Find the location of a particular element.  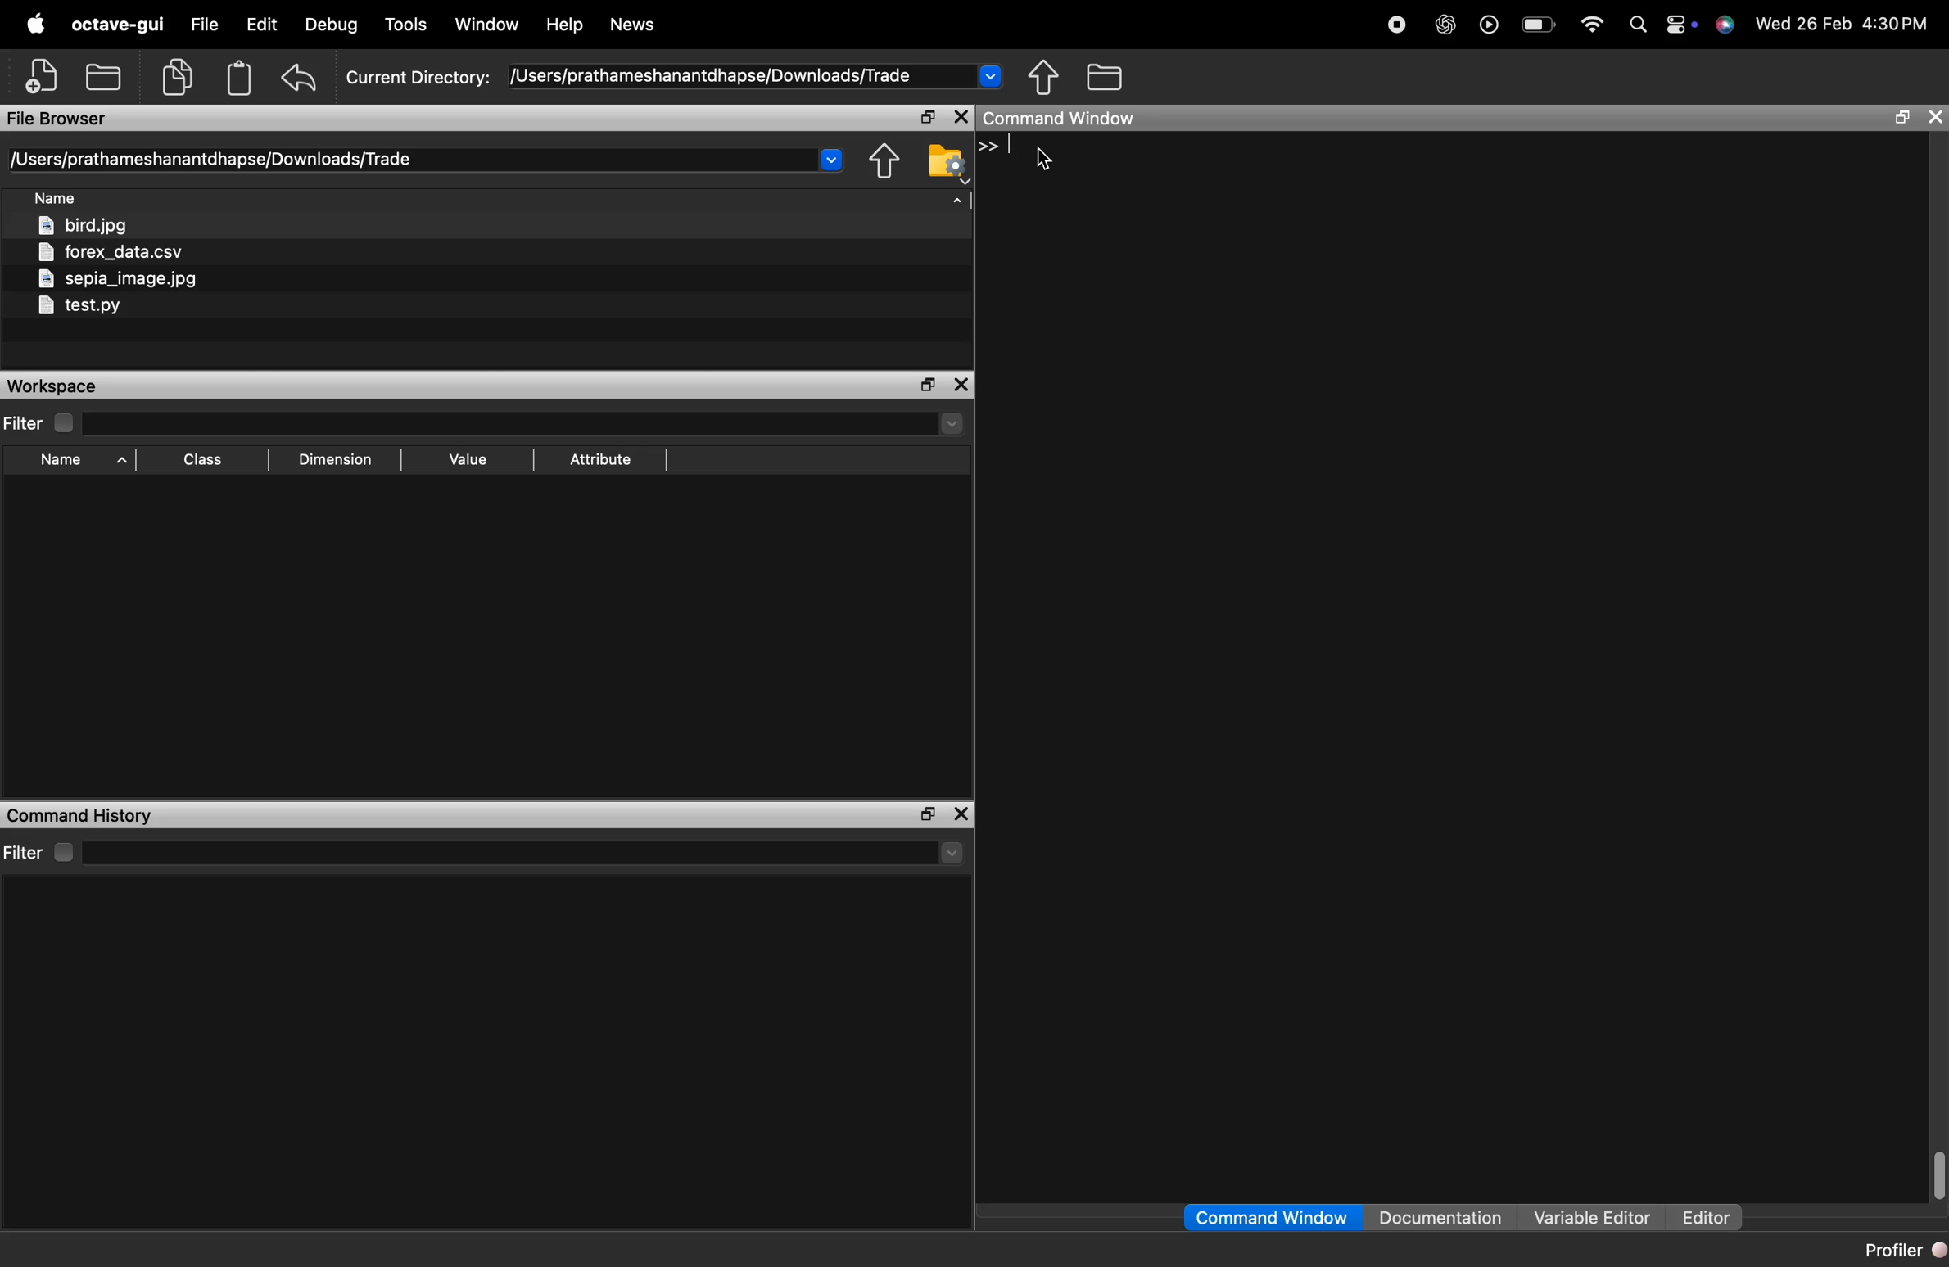

folder settings is located at coordinates (947, 162).